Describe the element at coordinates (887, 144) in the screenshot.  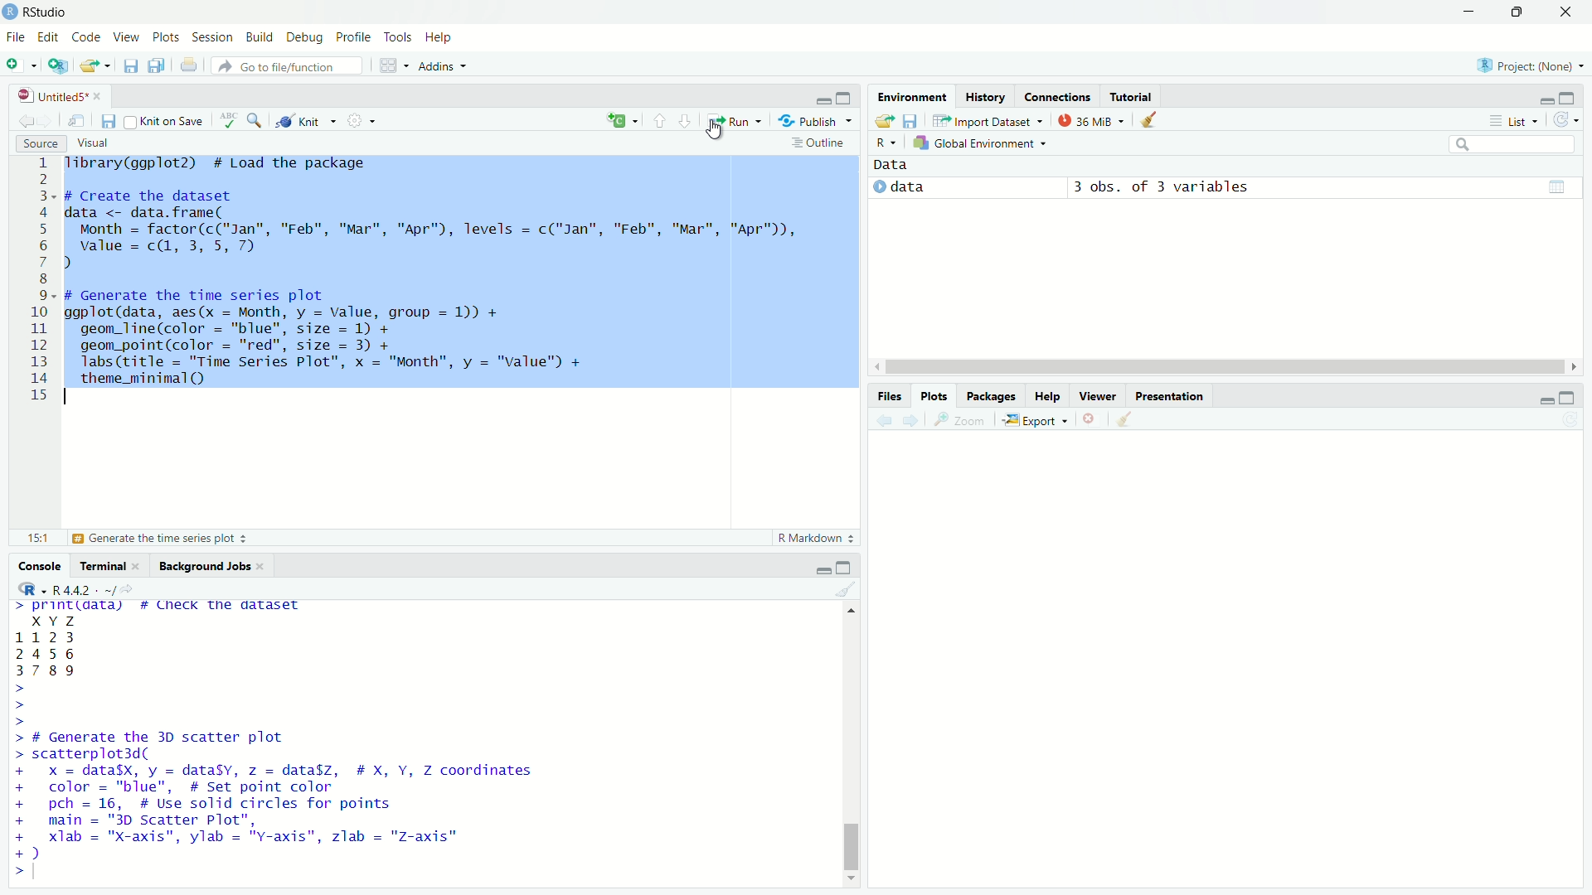
I see `select language` at that location.